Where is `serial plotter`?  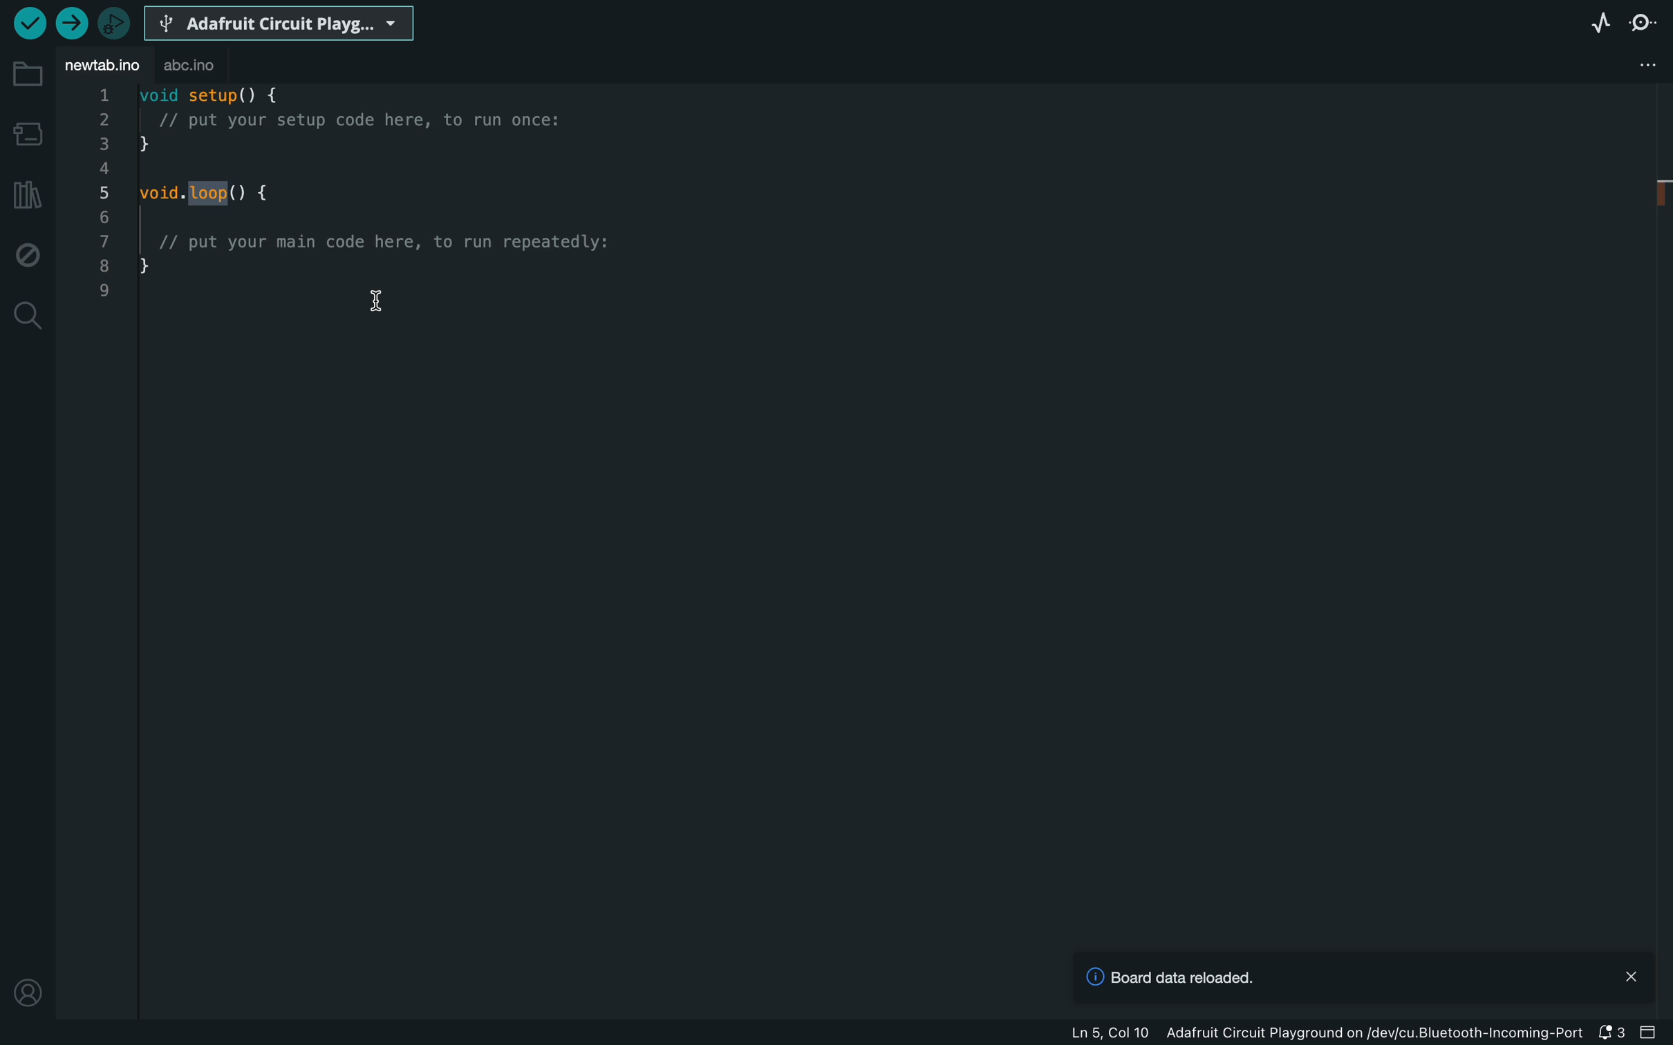
serial plotter is located at coordinates (1585, 21).